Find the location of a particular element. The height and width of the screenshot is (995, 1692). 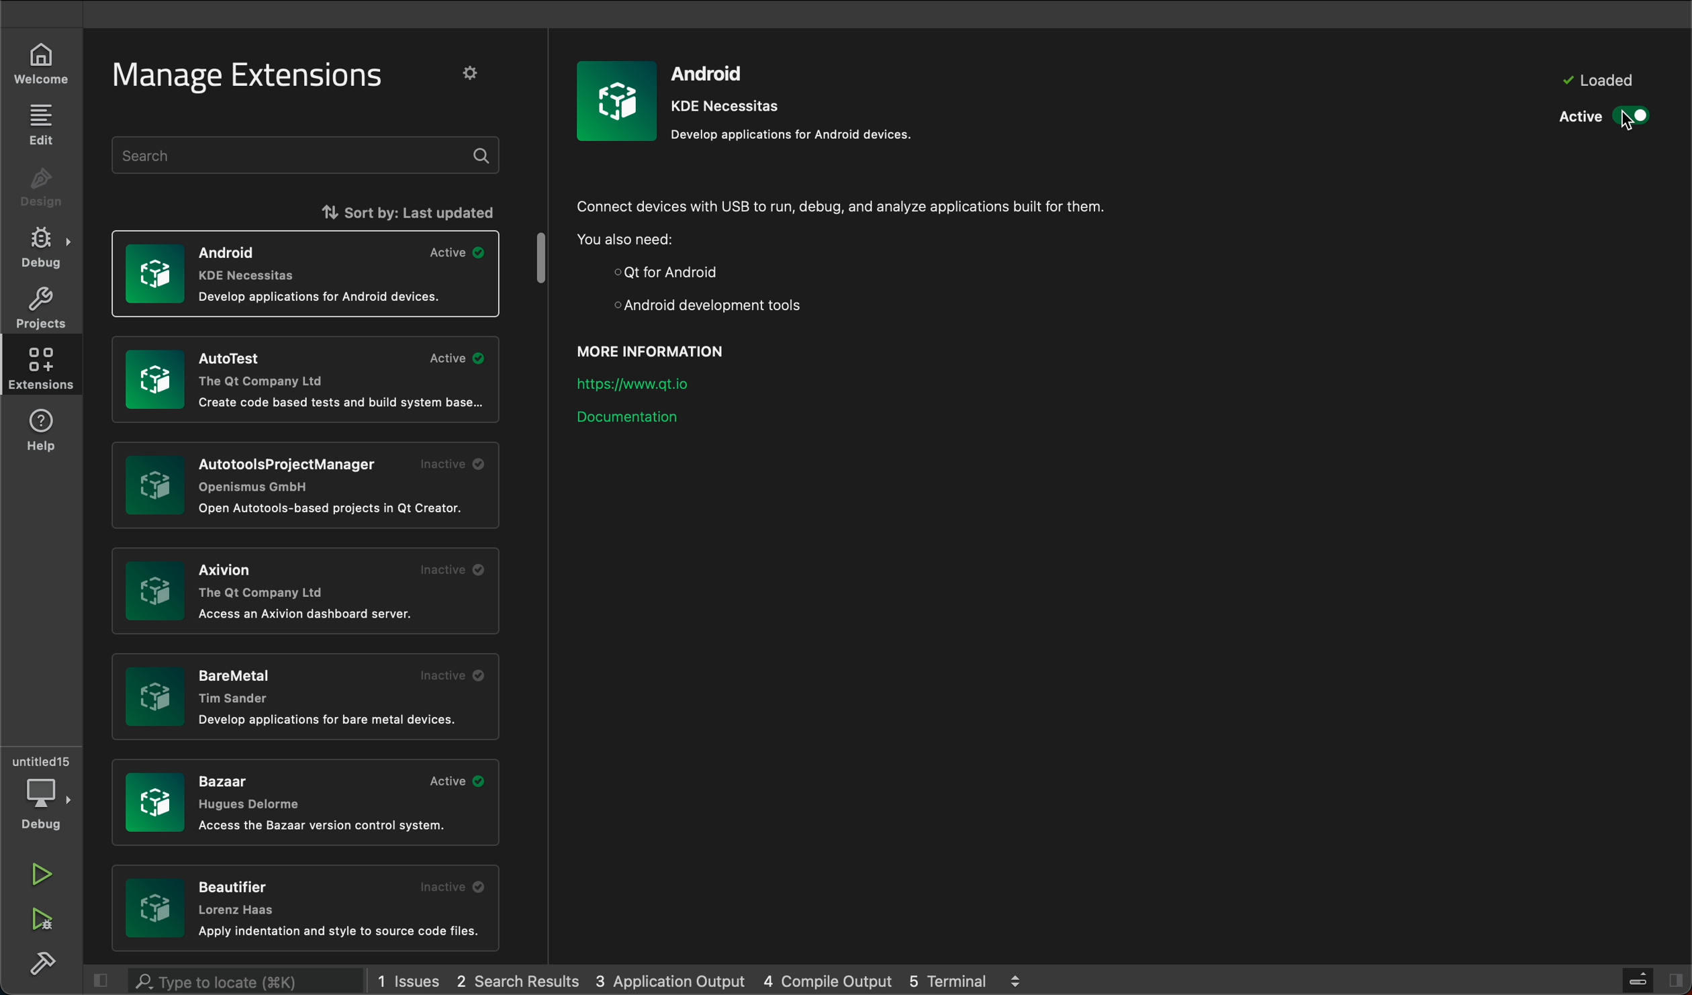

hel is located at coordinates (47, 430).